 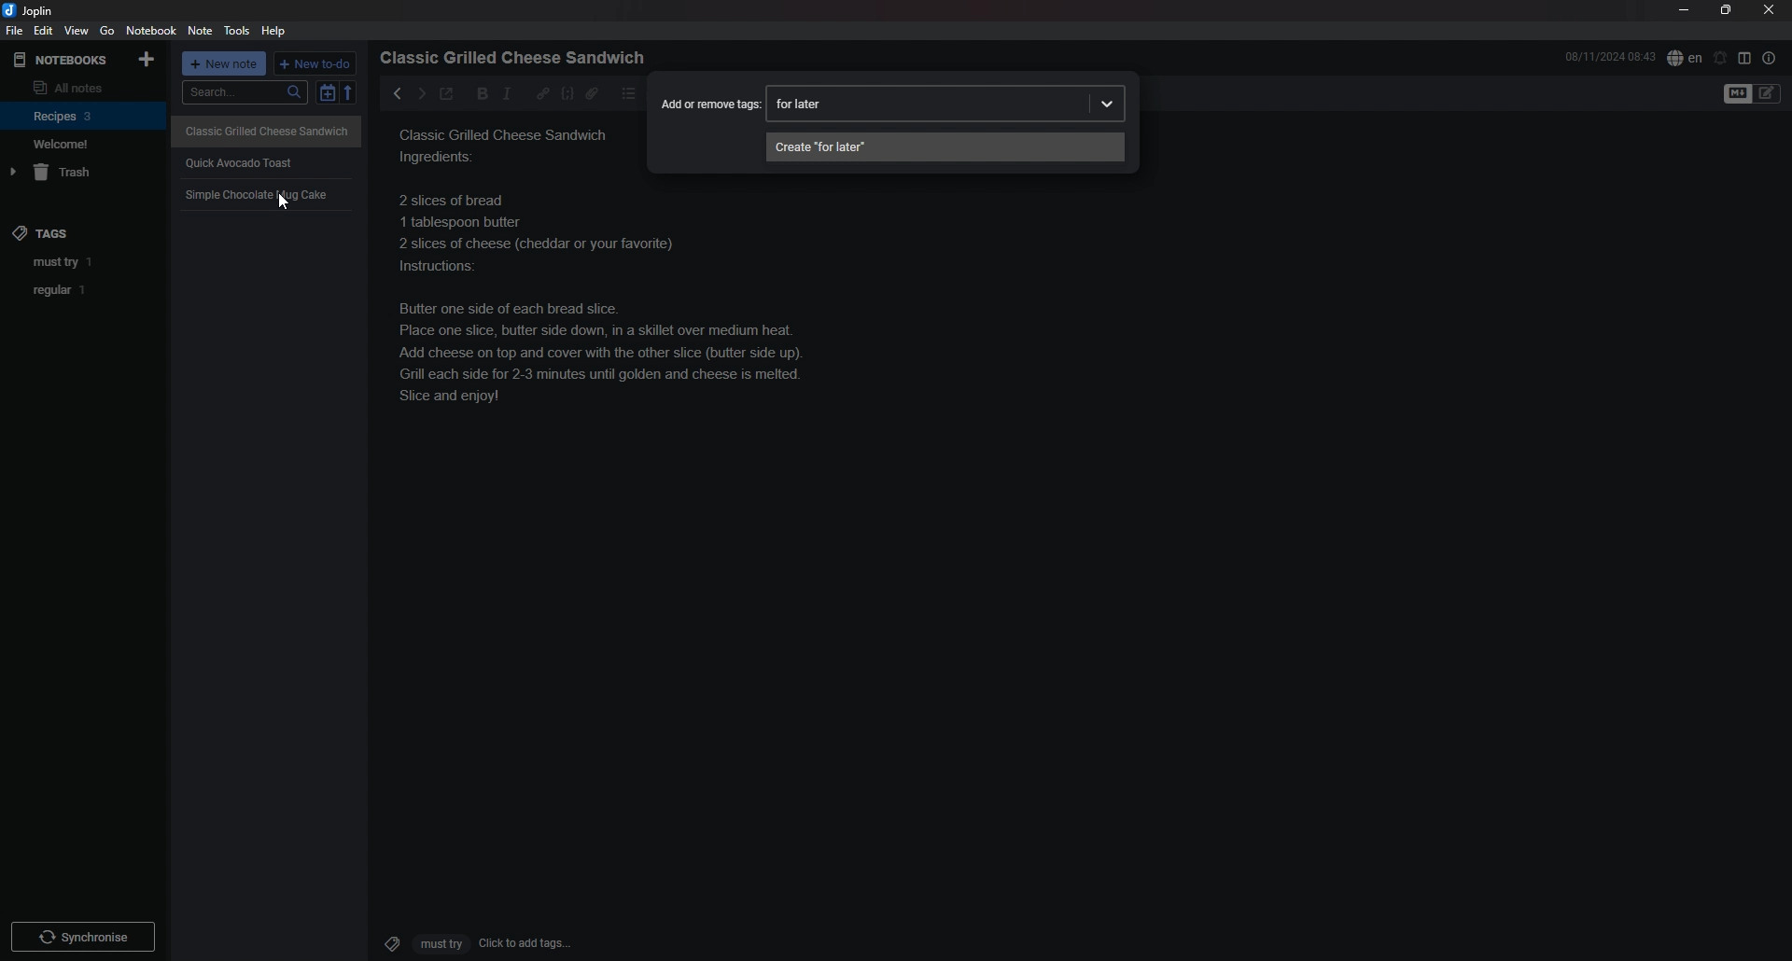 What do you see at coordinates (1745, 58) in the screenshot?
I see `toggle editor layout` at bounding box center [1745, 58].